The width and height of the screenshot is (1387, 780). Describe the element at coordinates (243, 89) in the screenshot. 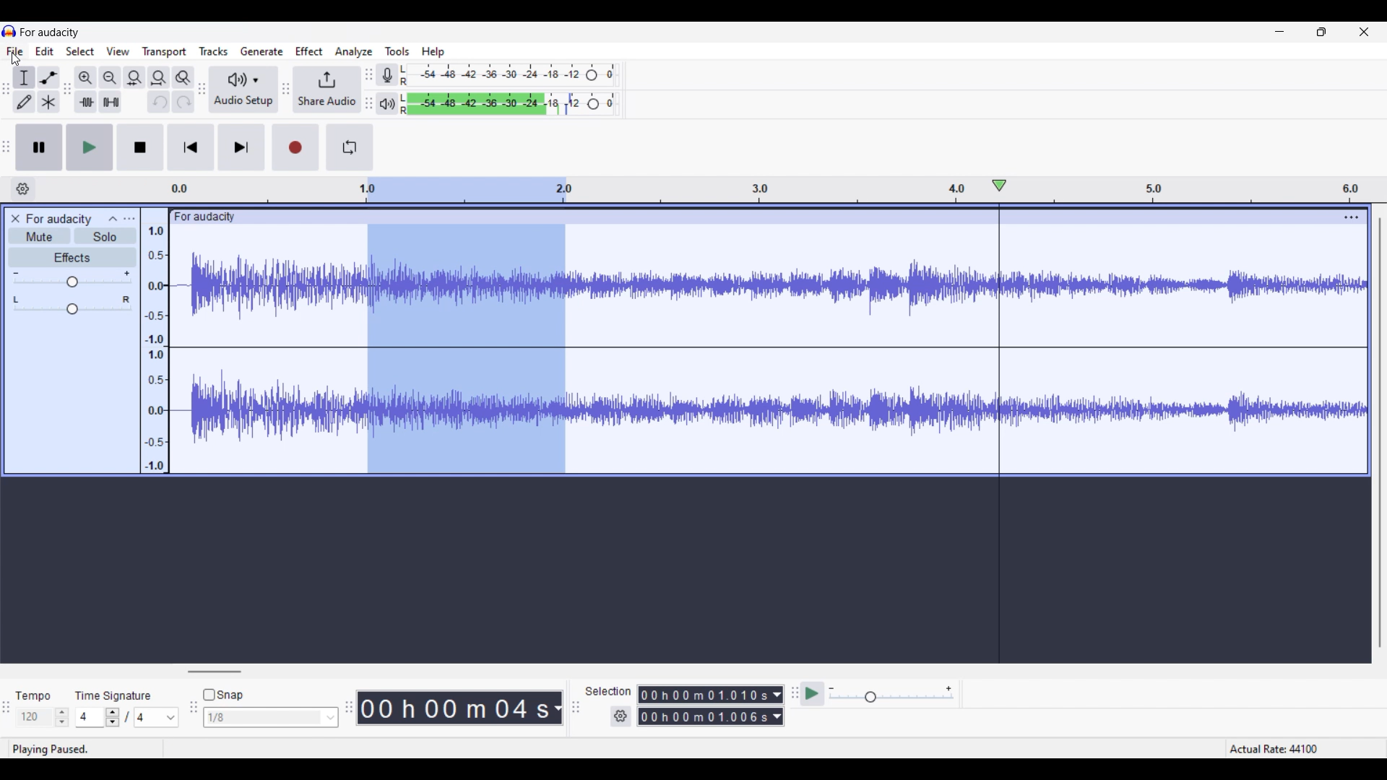

I see `Audio setup` at that location.